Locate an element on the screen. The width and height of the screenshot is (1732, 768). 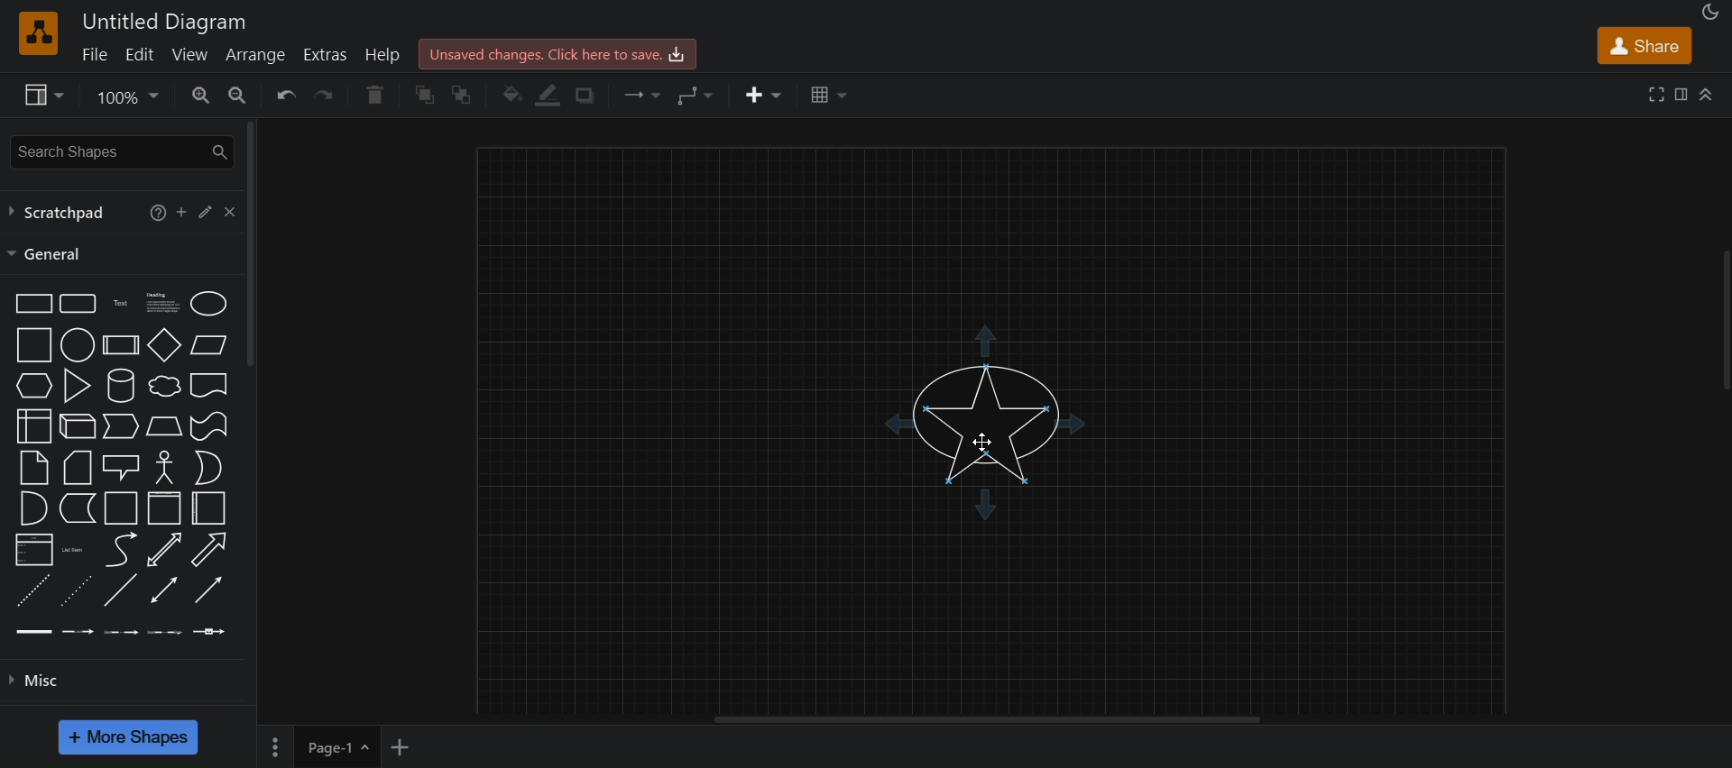
ubdo is located at coordinates (287, 95).